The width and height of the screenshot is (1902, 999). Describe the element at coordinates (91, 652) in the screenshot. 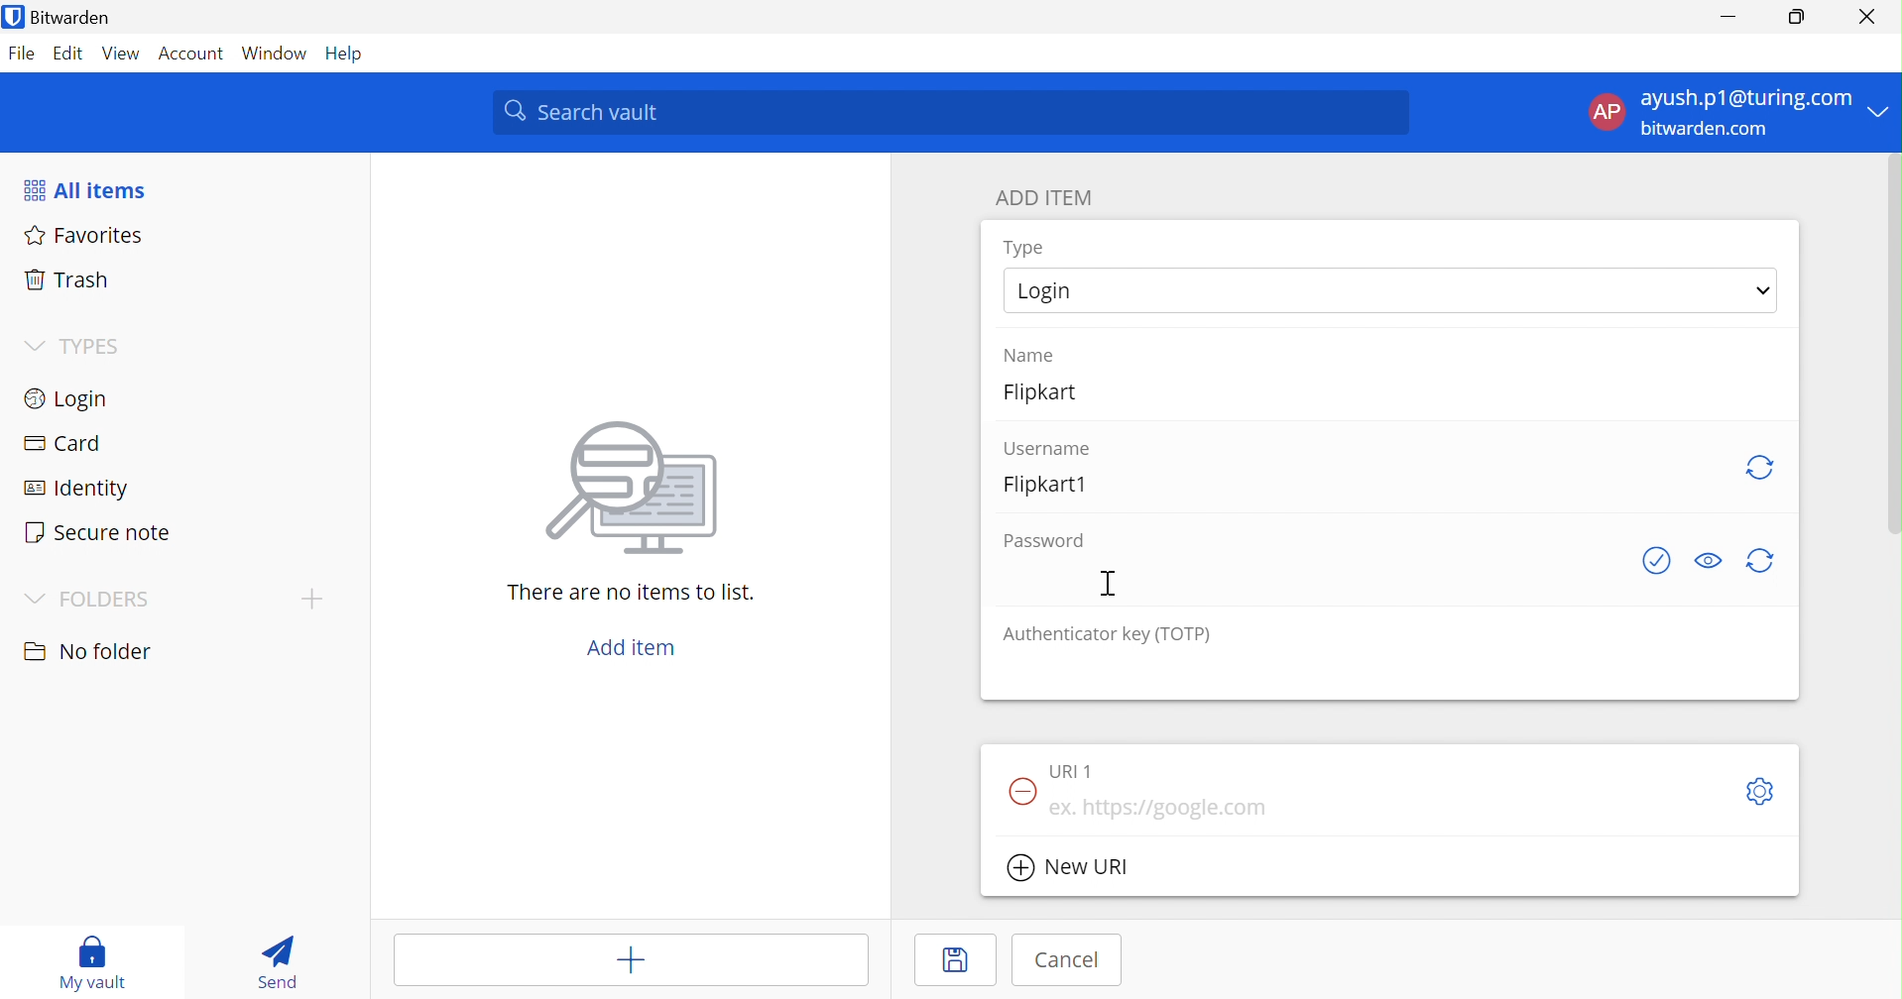

I see `No folder` at that location.